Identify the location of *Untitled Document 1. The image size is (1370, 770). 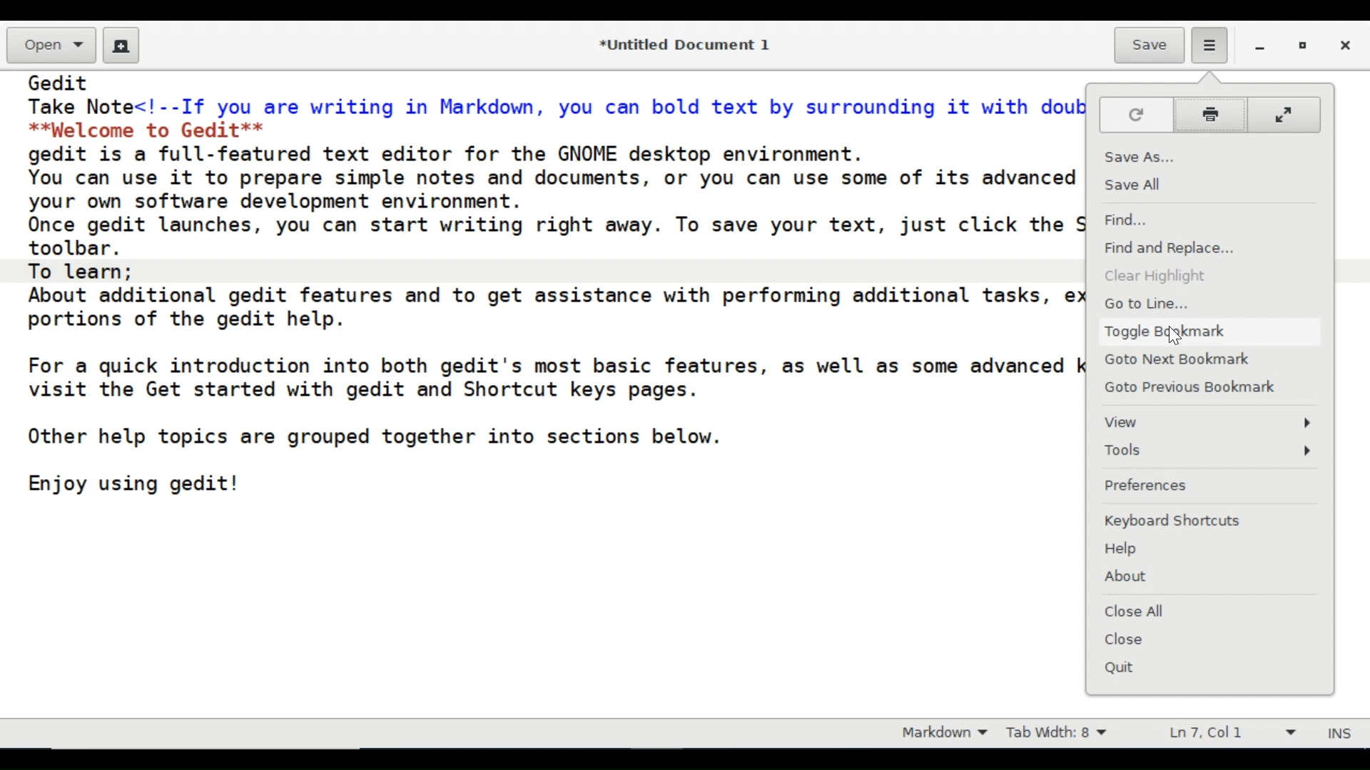
(687, 46).